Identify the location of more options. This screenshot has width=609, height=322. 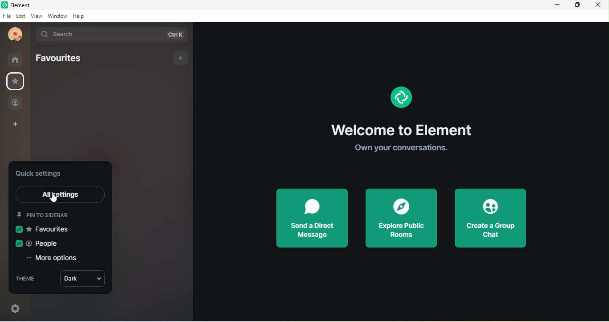
(56, 257).